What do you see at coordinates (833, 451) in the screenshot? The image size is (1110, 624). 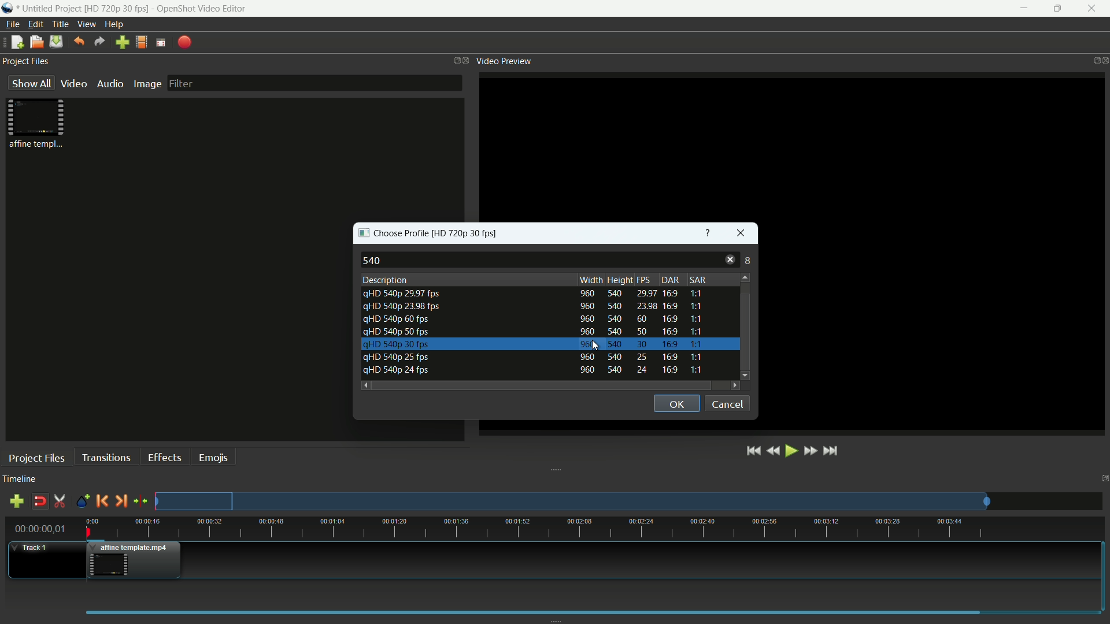 I see `jump to end` at bounding box center [833, 451].